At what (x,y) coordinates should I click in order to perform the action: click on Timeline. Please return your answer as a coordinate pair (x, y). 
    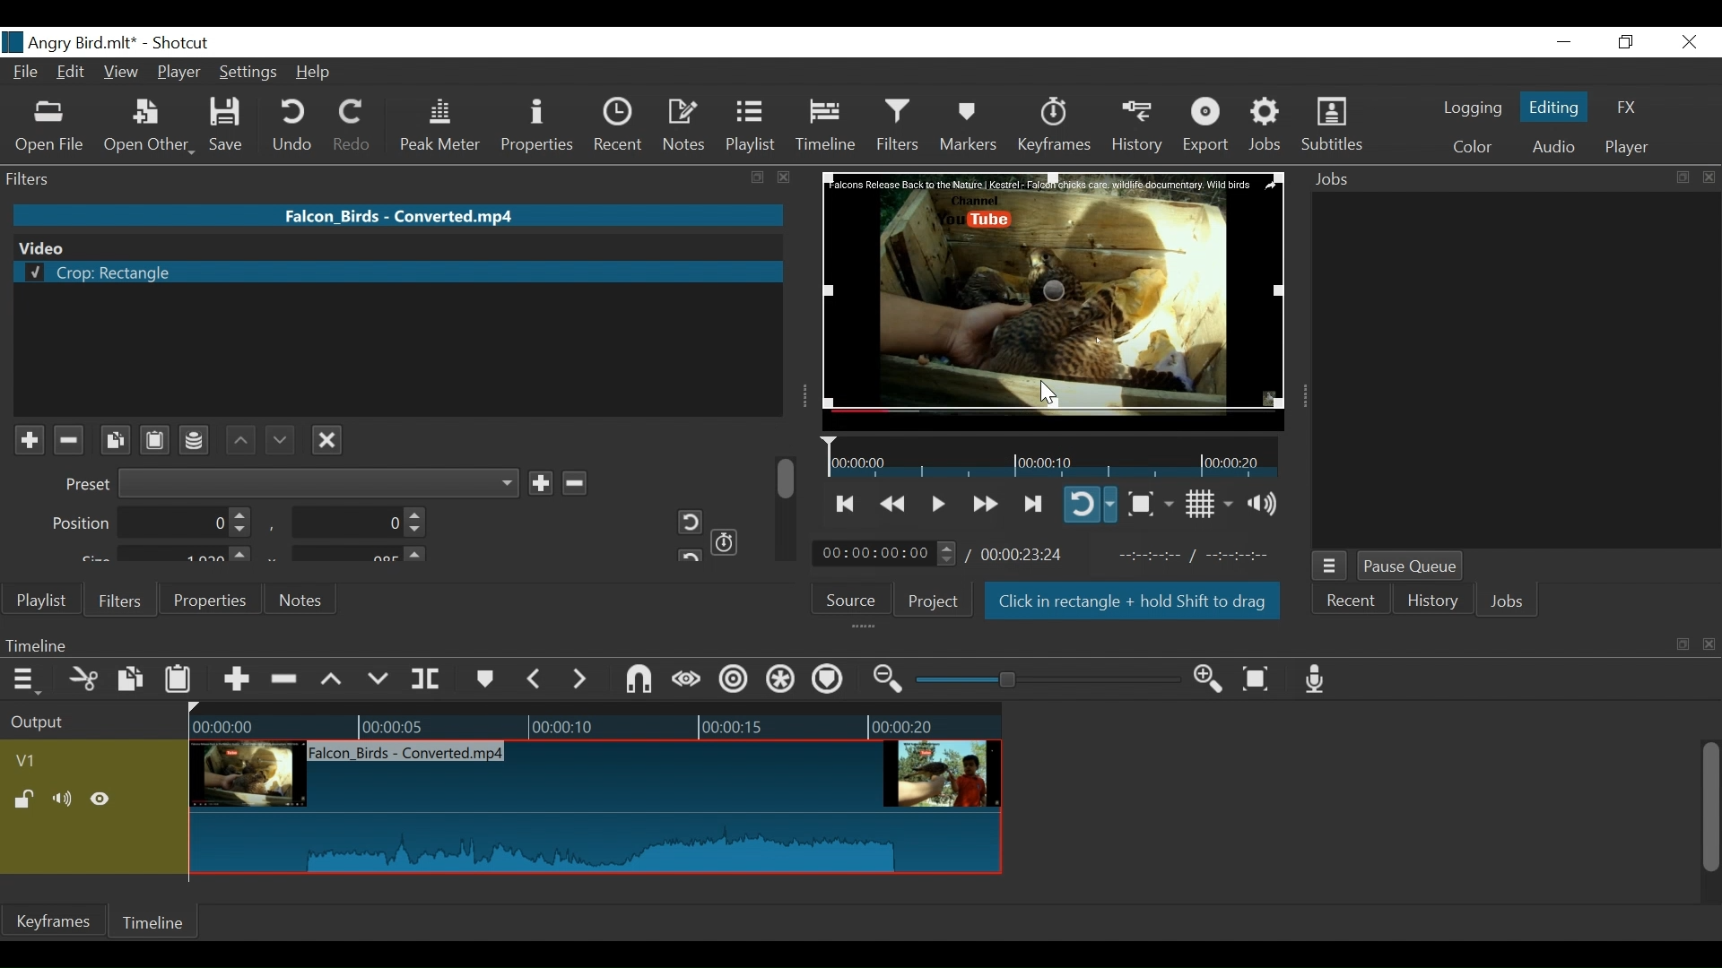
    Looking at the image, I should click on (155, 922).